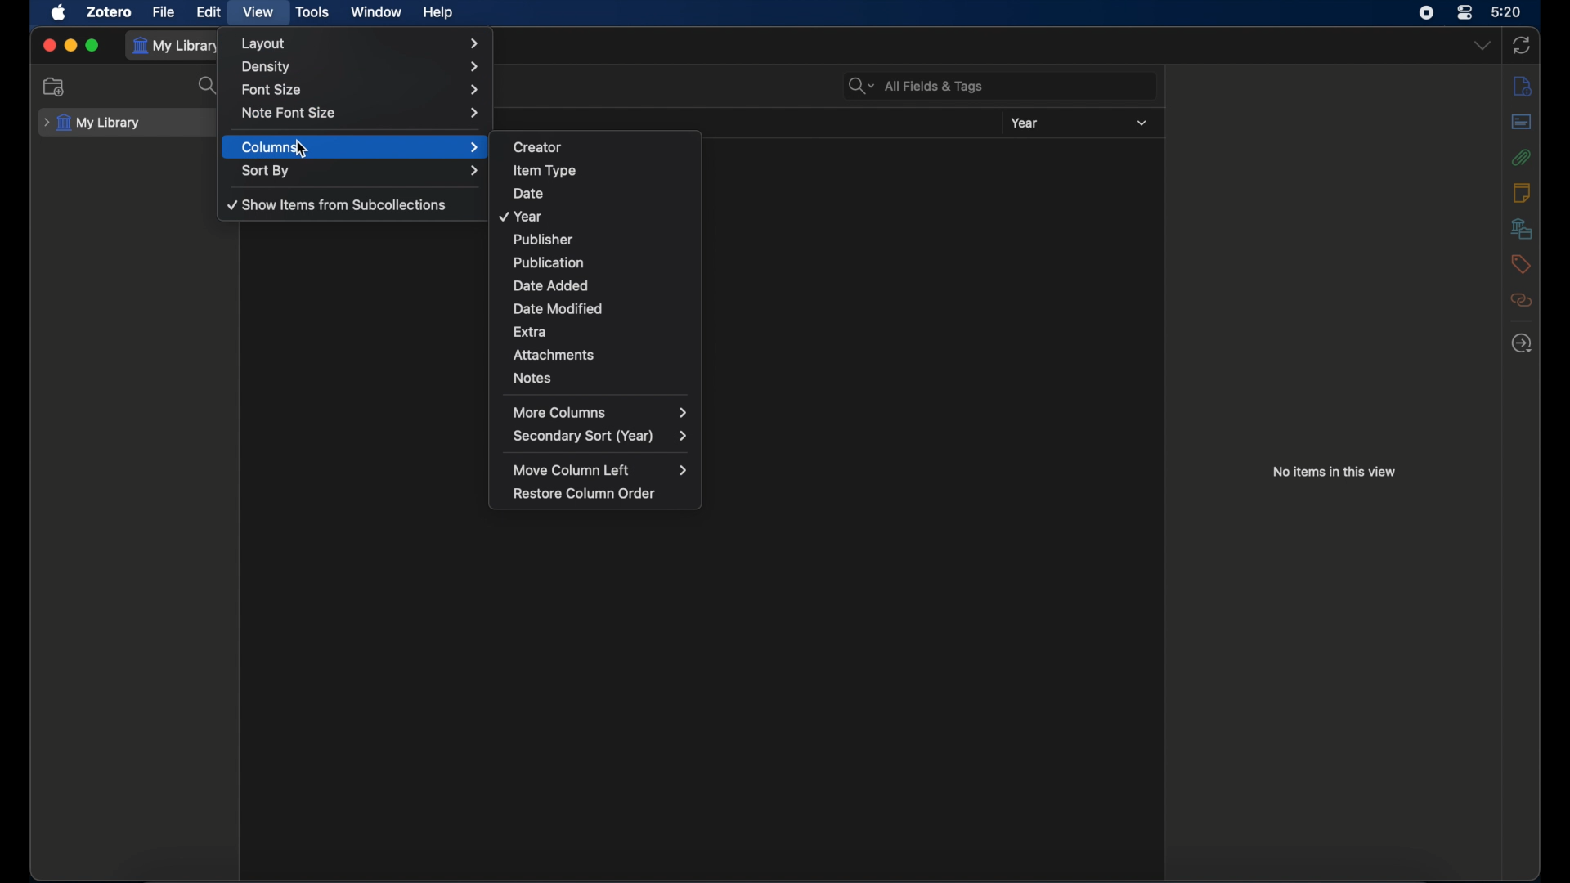 The image size is (1570, 883). Describe the element at coordinates (599, 469) in the screenshot. I see `move column left` at that location.